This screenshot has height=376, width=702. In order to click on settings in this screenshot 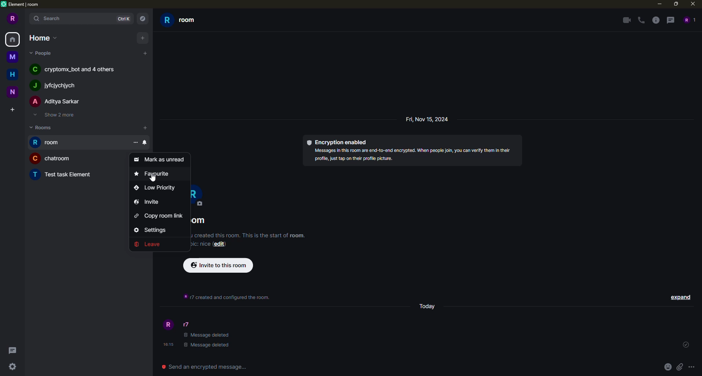, I will do `click(156, 230)`.